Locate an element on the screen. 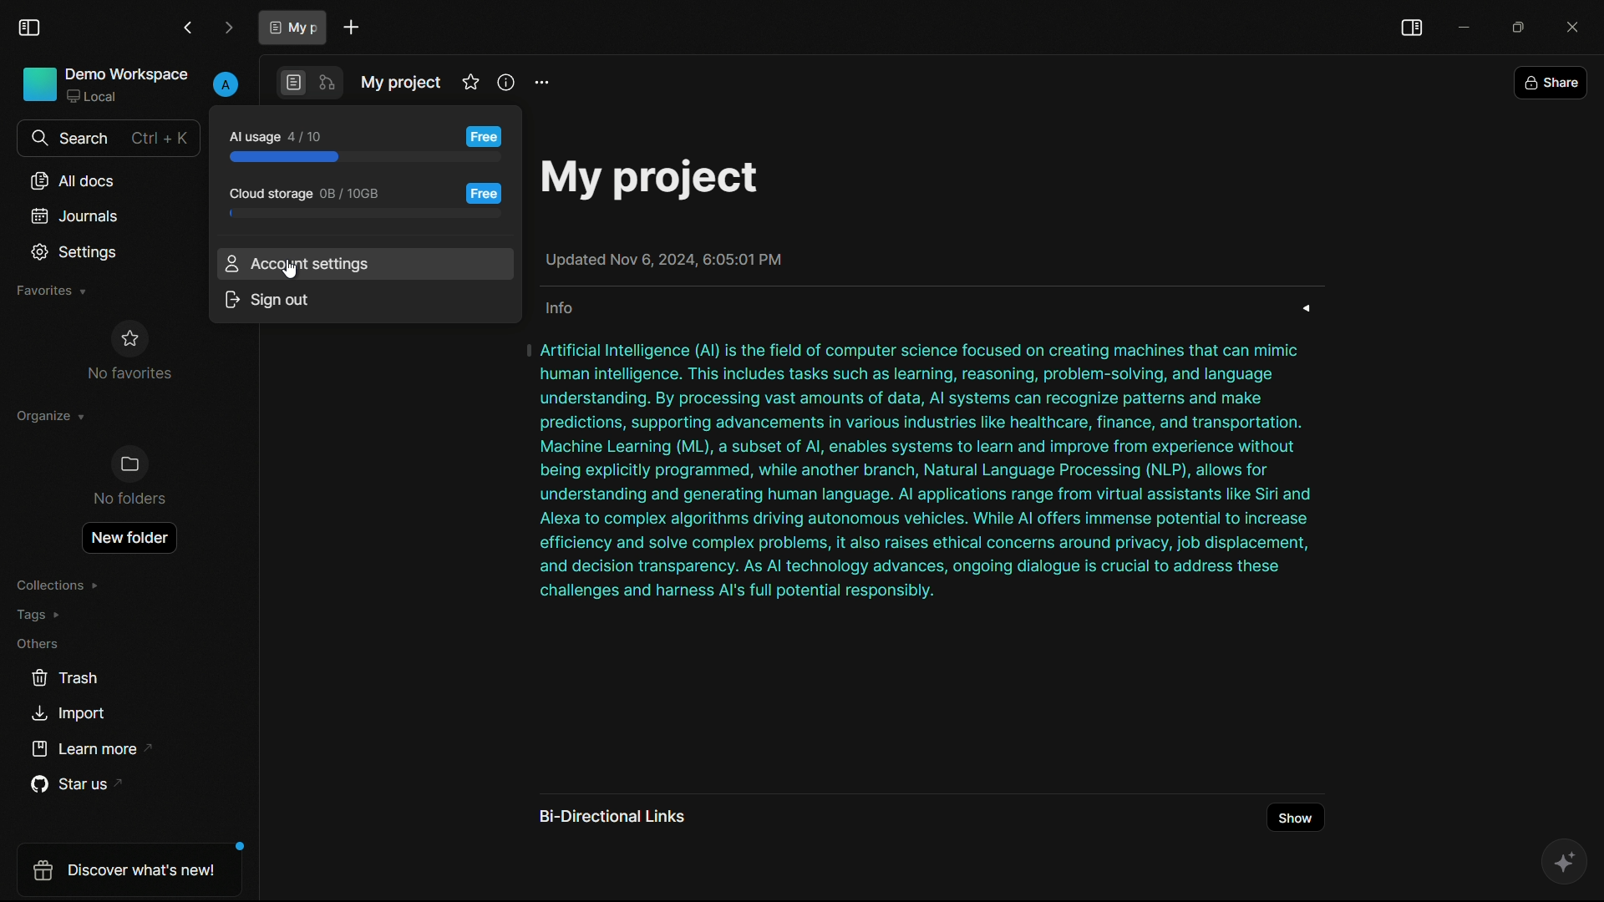  star us is located at coordinates (71, 786).